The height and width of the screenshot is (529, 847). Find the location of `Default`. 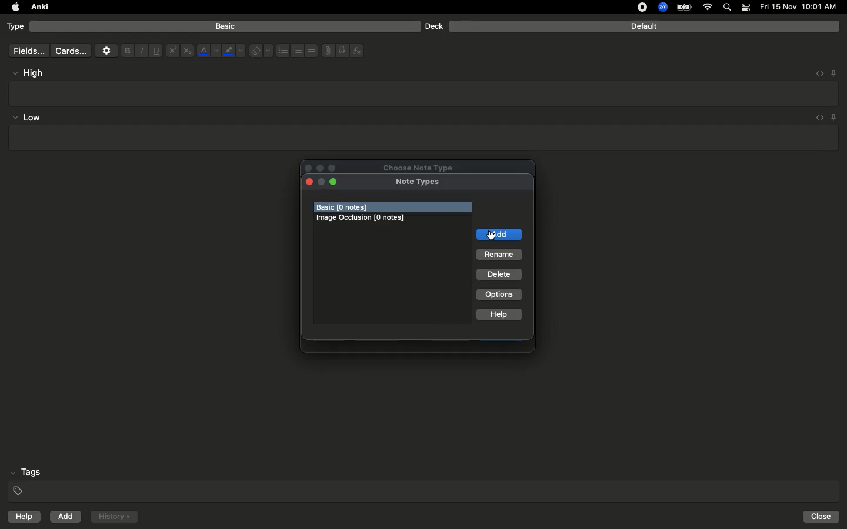

Default is located at coordinates (644, 26).